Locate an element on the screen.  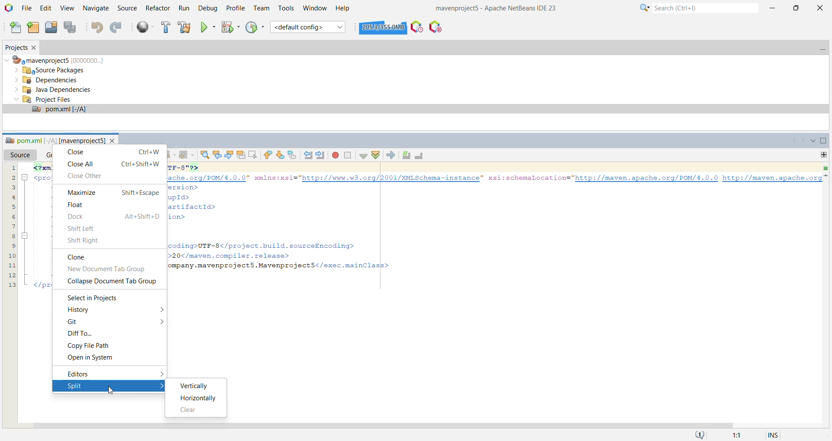
cursor is located at coordinates (111, 393).